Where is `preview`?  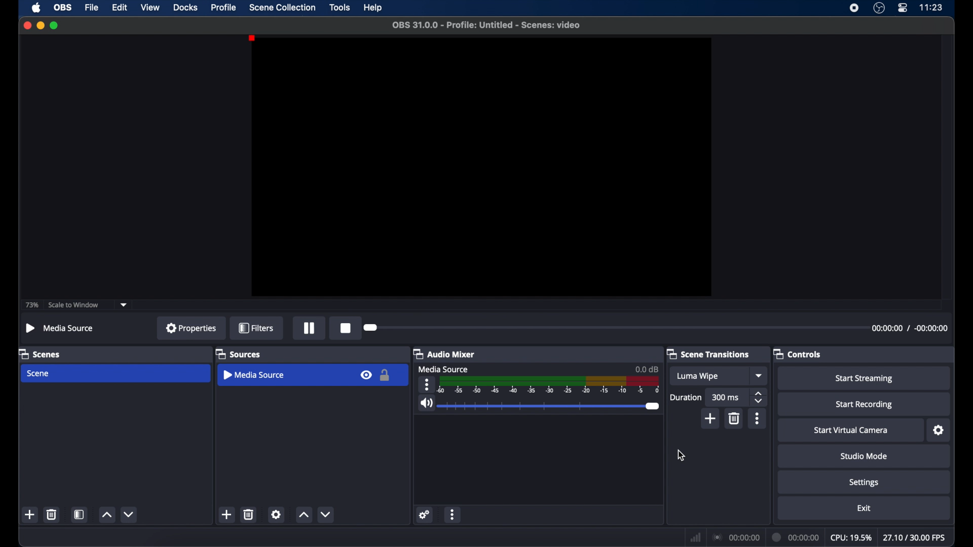
preview is located at coordinates (480, 167).